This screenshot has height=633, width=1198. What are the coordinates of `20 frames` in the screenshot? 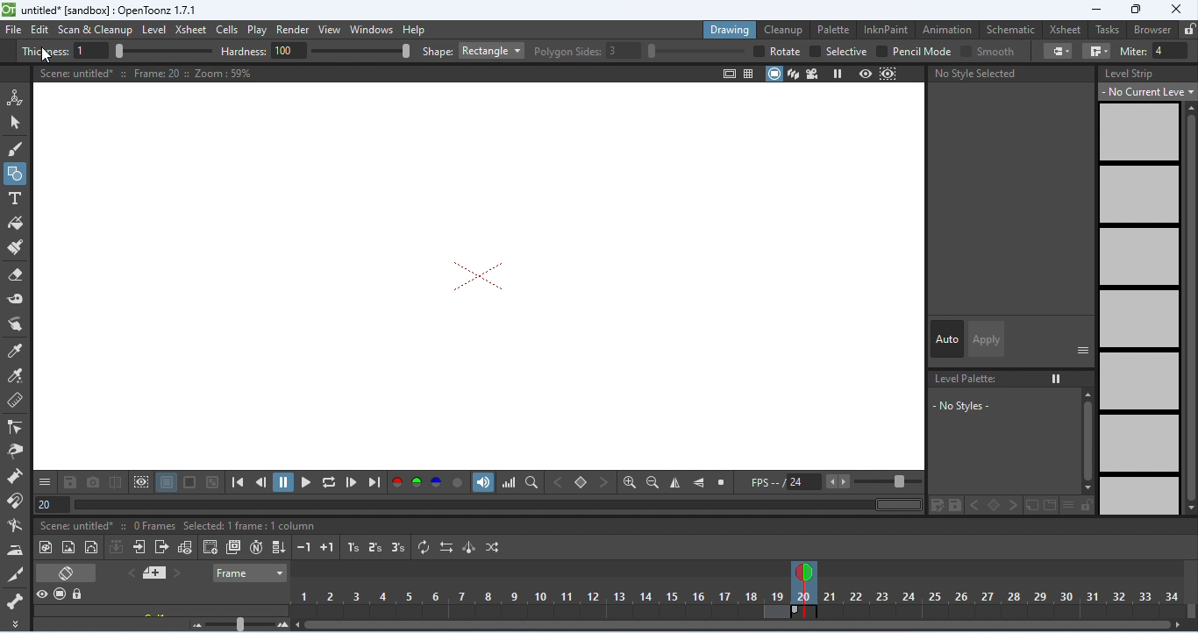 It's located at (150, 525).